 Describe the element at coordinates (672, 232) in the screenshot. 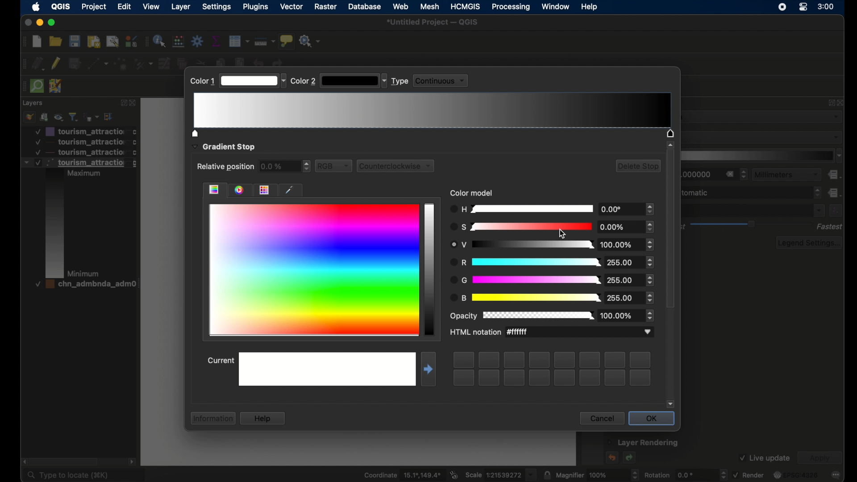

I see `scroll box` at that location.